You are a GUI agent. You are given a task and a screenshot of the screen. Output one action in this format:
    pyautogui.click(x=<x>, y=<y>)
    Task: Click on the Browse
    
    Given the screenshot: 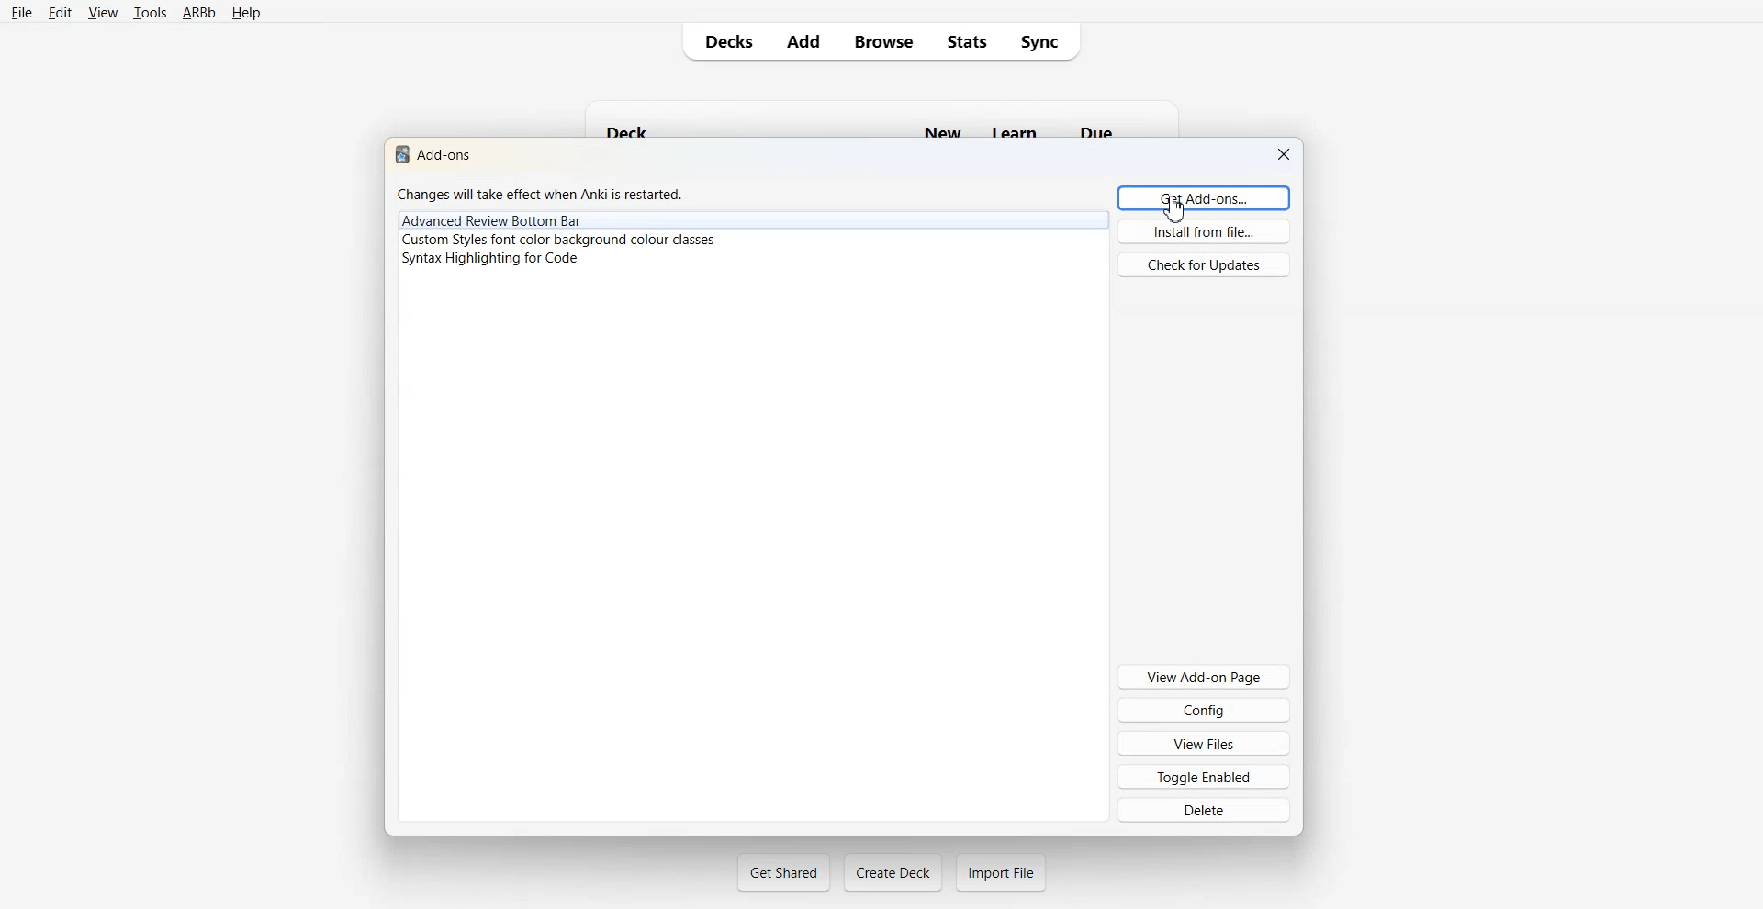 What is the action you would take?
    pyautogui.click(x=882, y=42)
    